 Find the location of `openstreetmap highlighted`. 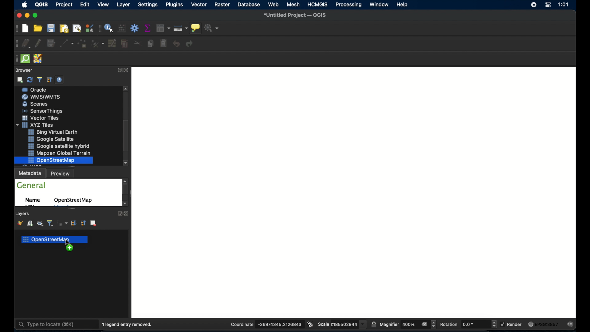

openstreetmap highlighted is located at coordinates (53, 160).